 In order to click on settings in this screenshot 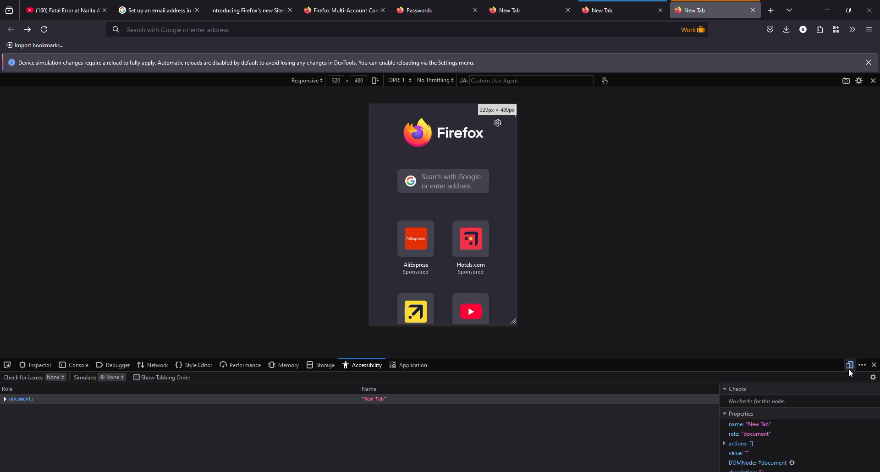, I will do `click(858, 80)`.